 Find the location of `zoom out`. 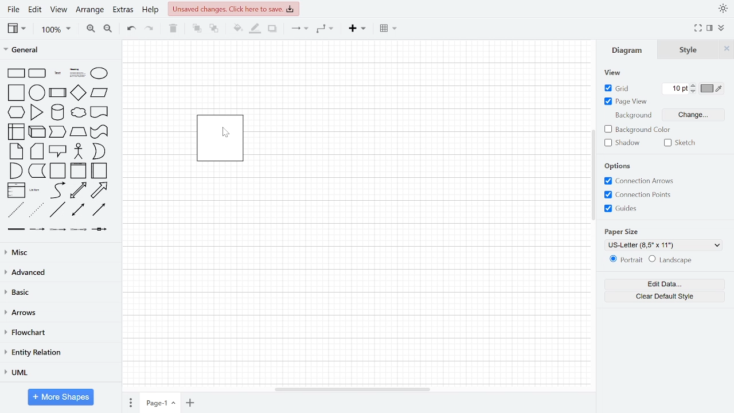

zoom out is located at coordinates (107, 28).